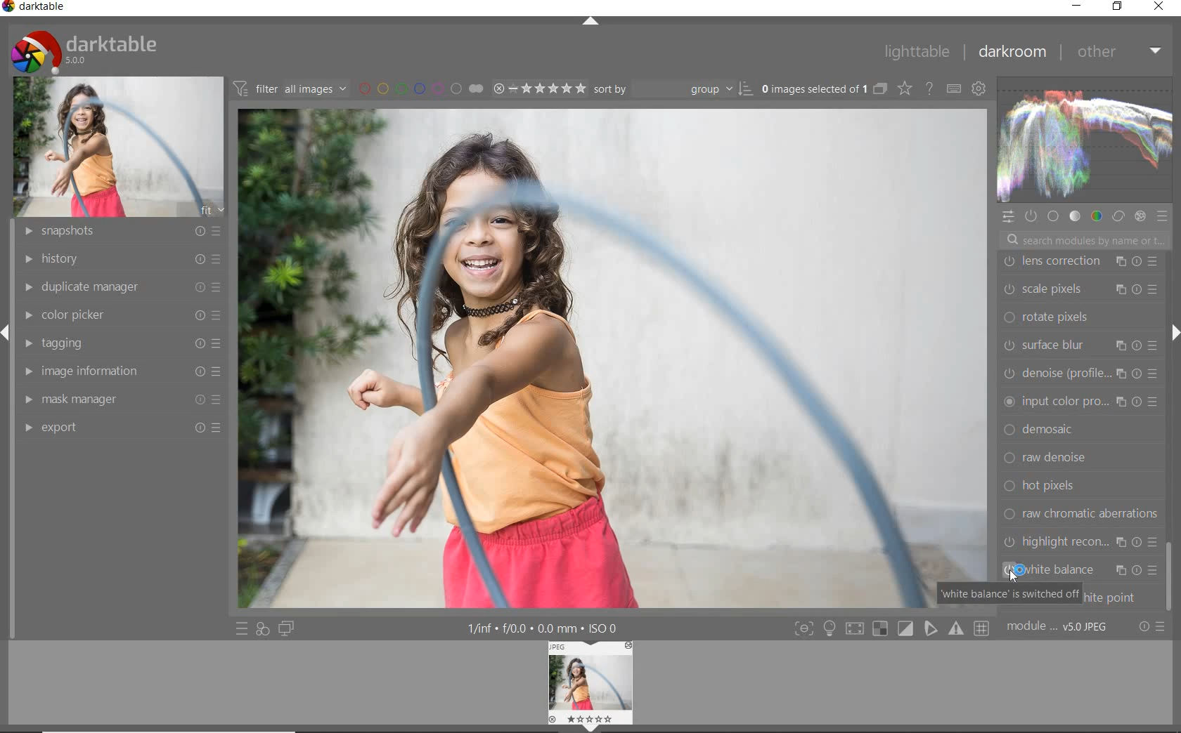 This screenshot has width=1181, height=733. I want to click on dither or paste, so click(1077, 321).